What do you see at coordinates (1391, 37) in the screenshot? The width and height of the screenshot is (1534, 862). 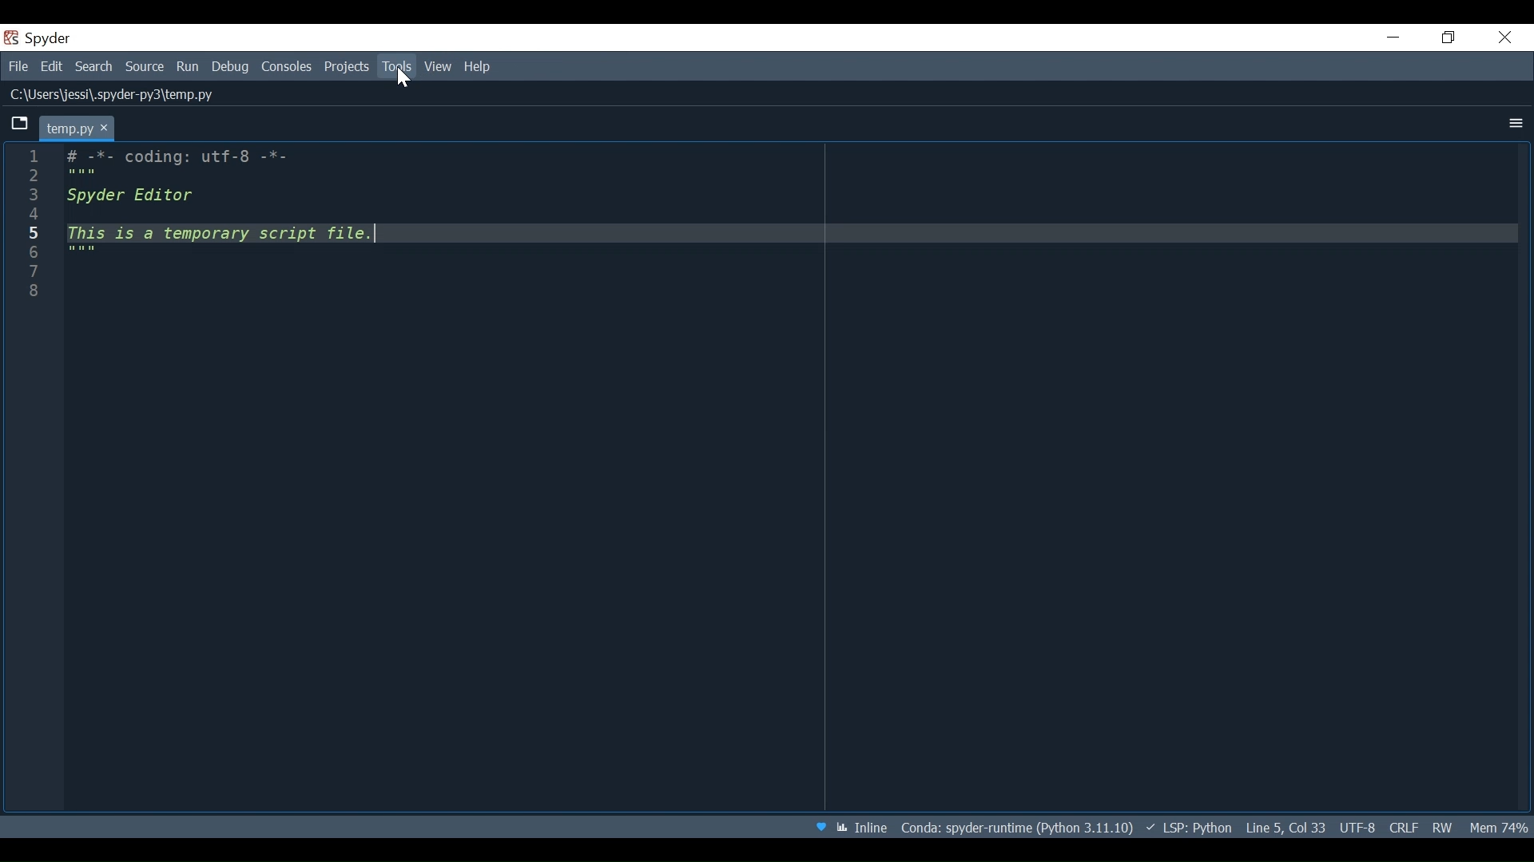 I see `Minimize` at bounding box center [1391, 37].